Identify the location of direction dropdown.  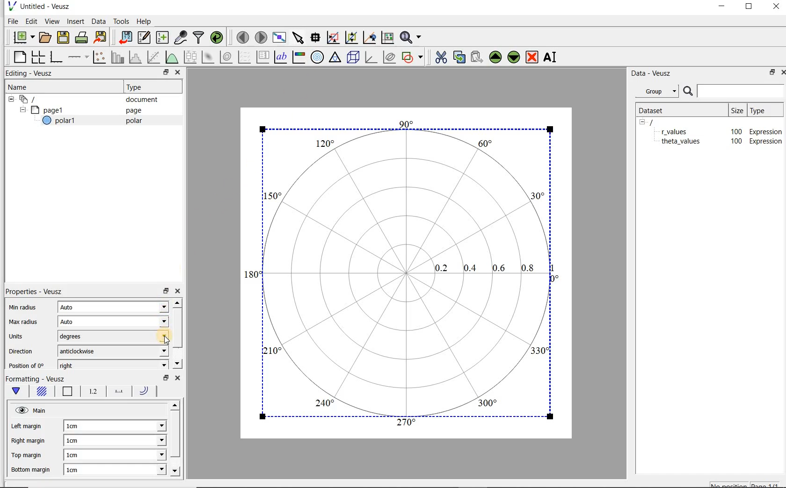
(151, 352).